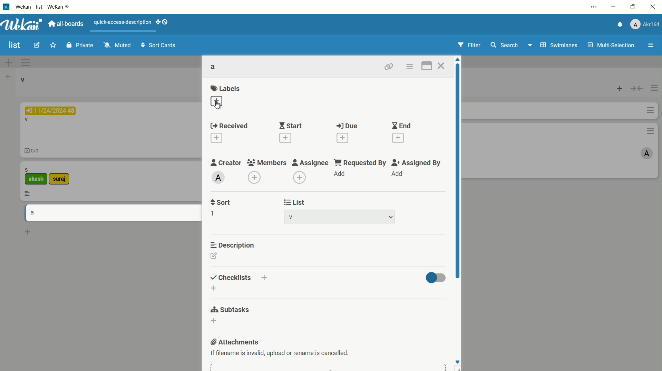  What do you see at coordinates (468, 46) in the screenshot?
I see `filter` at bounding box center [468, 46].